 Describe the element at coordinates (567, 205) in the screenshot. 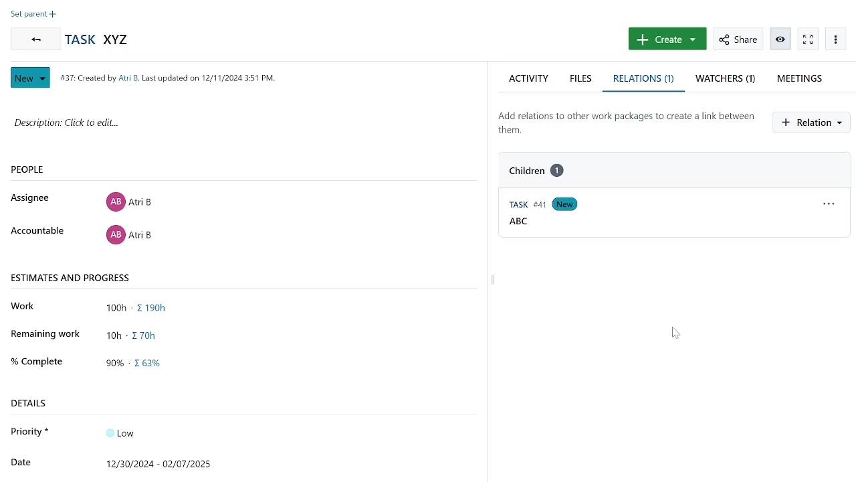

I see `new` at that location.